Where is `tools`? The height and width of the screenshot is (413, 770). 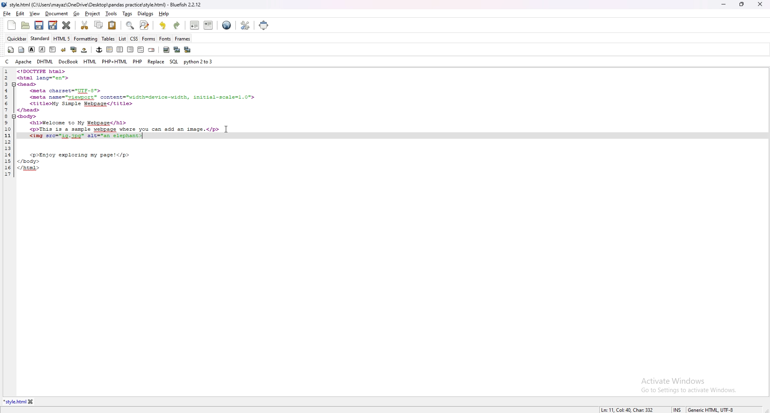
tools is located at coordinates (111, 13).